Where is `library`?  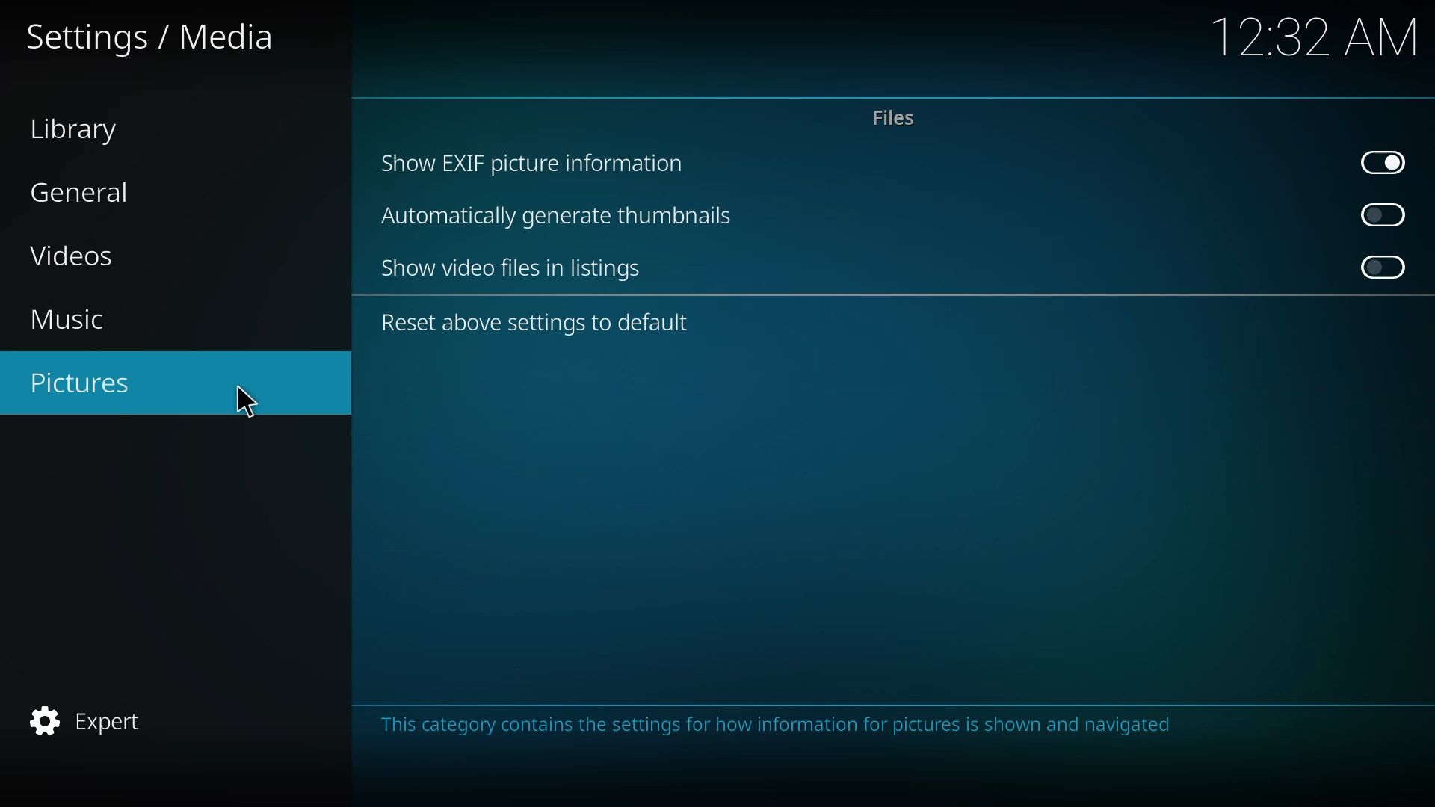
library is located at coordinates (84, 128).